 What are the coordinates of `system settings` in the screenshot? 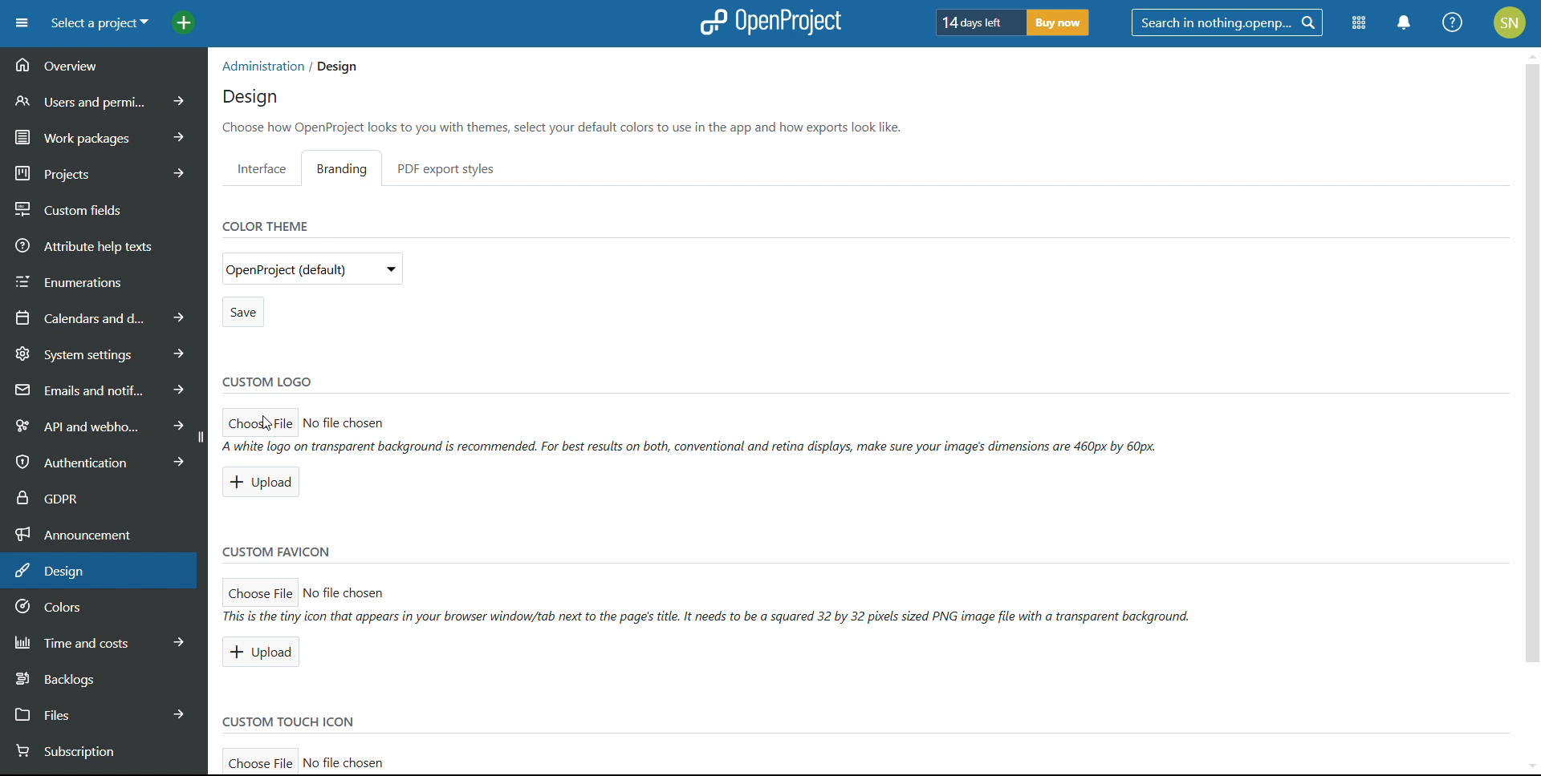 It's located at (103, 353).